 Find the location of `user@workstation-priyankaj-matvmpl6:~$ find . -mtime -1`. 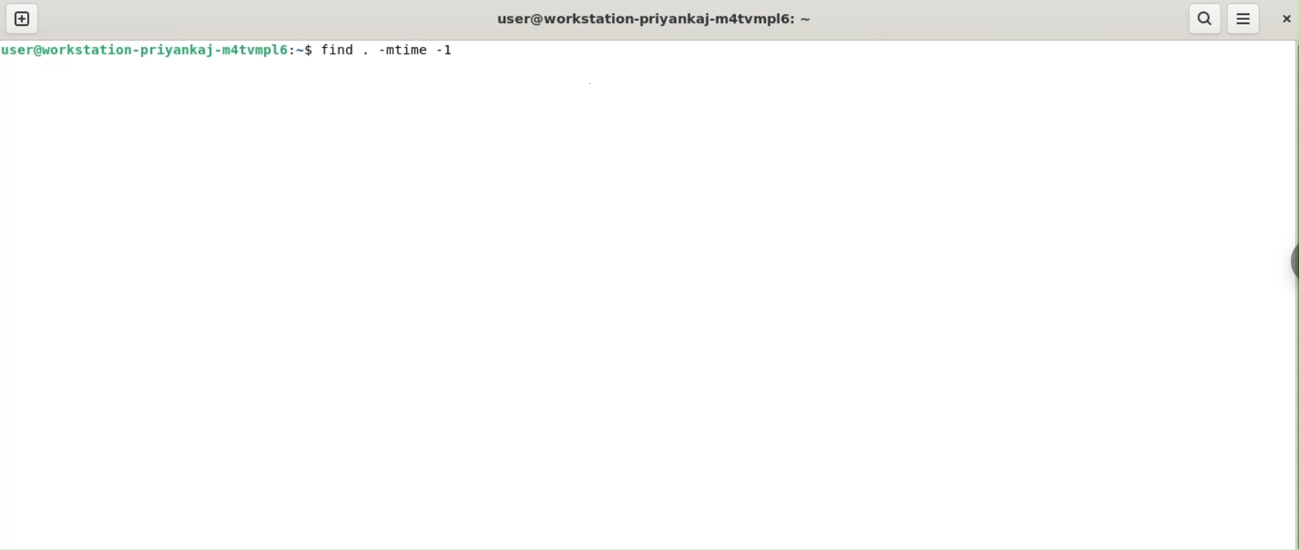

user@workstation-priyankaj-matvmpl6:~$ find . -mtime -1 is located at coordinates (237, 52).